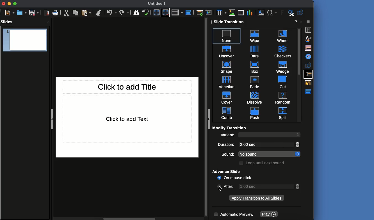 This screenshot has width=374, height=220. I want to click on 2.00 sec, so click(266, 144).